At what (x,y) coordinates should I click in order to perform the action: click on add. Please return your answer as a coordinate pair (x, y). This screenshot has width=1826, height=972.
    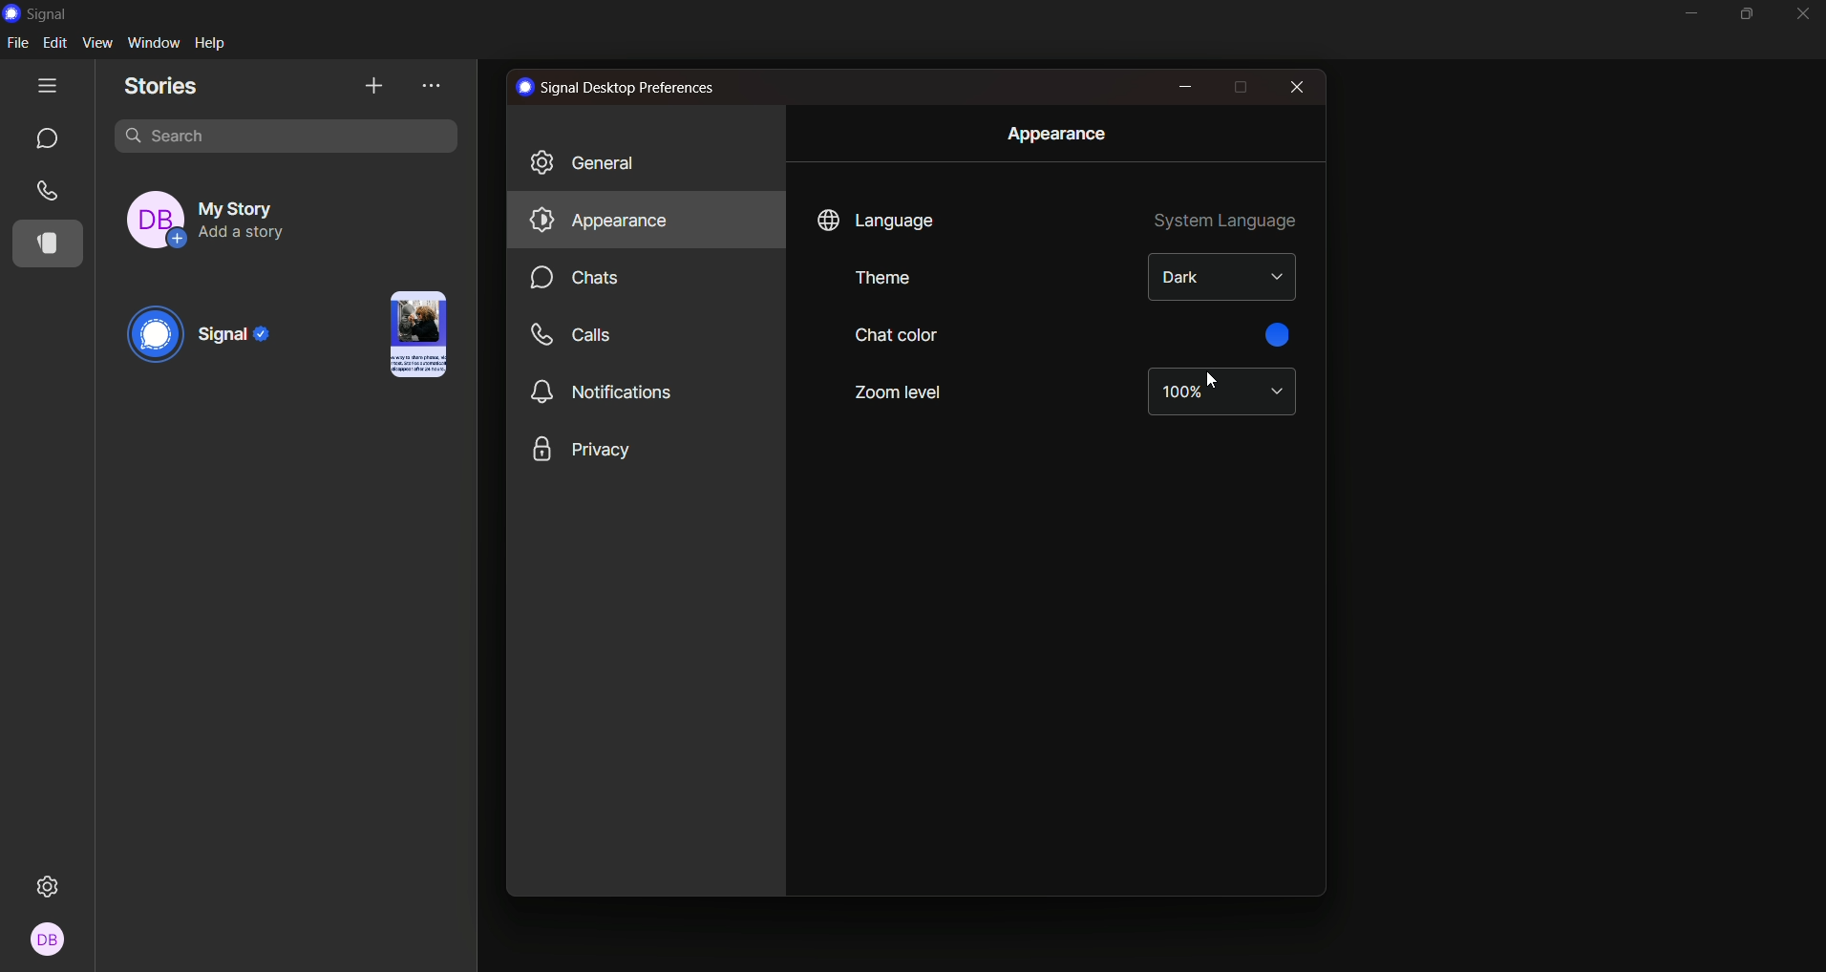
    Looking at the image, I should click on (372, 85).